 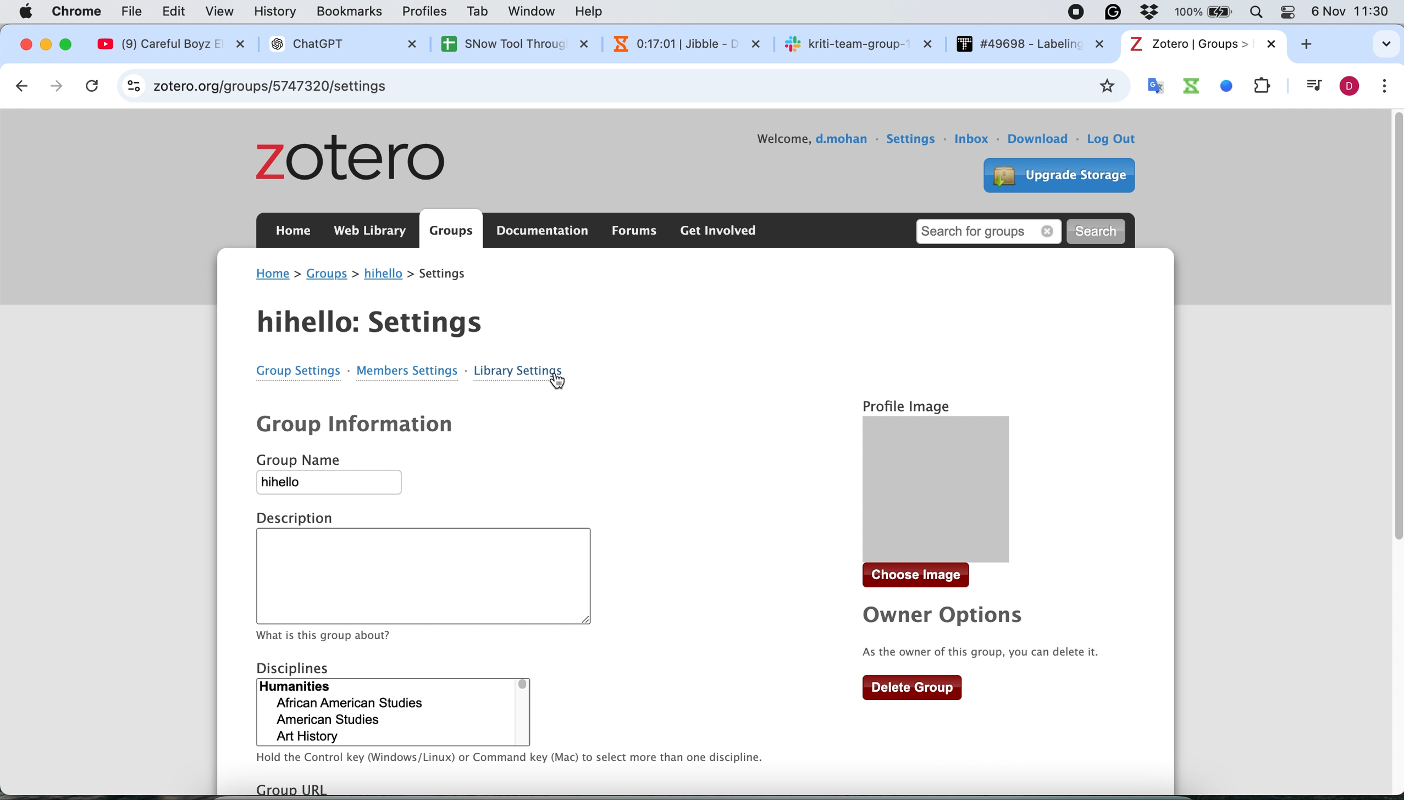 What do you see at coordinates (318, 461) in the screenshot?
I see `group Name` at bounding box center [318, 461].